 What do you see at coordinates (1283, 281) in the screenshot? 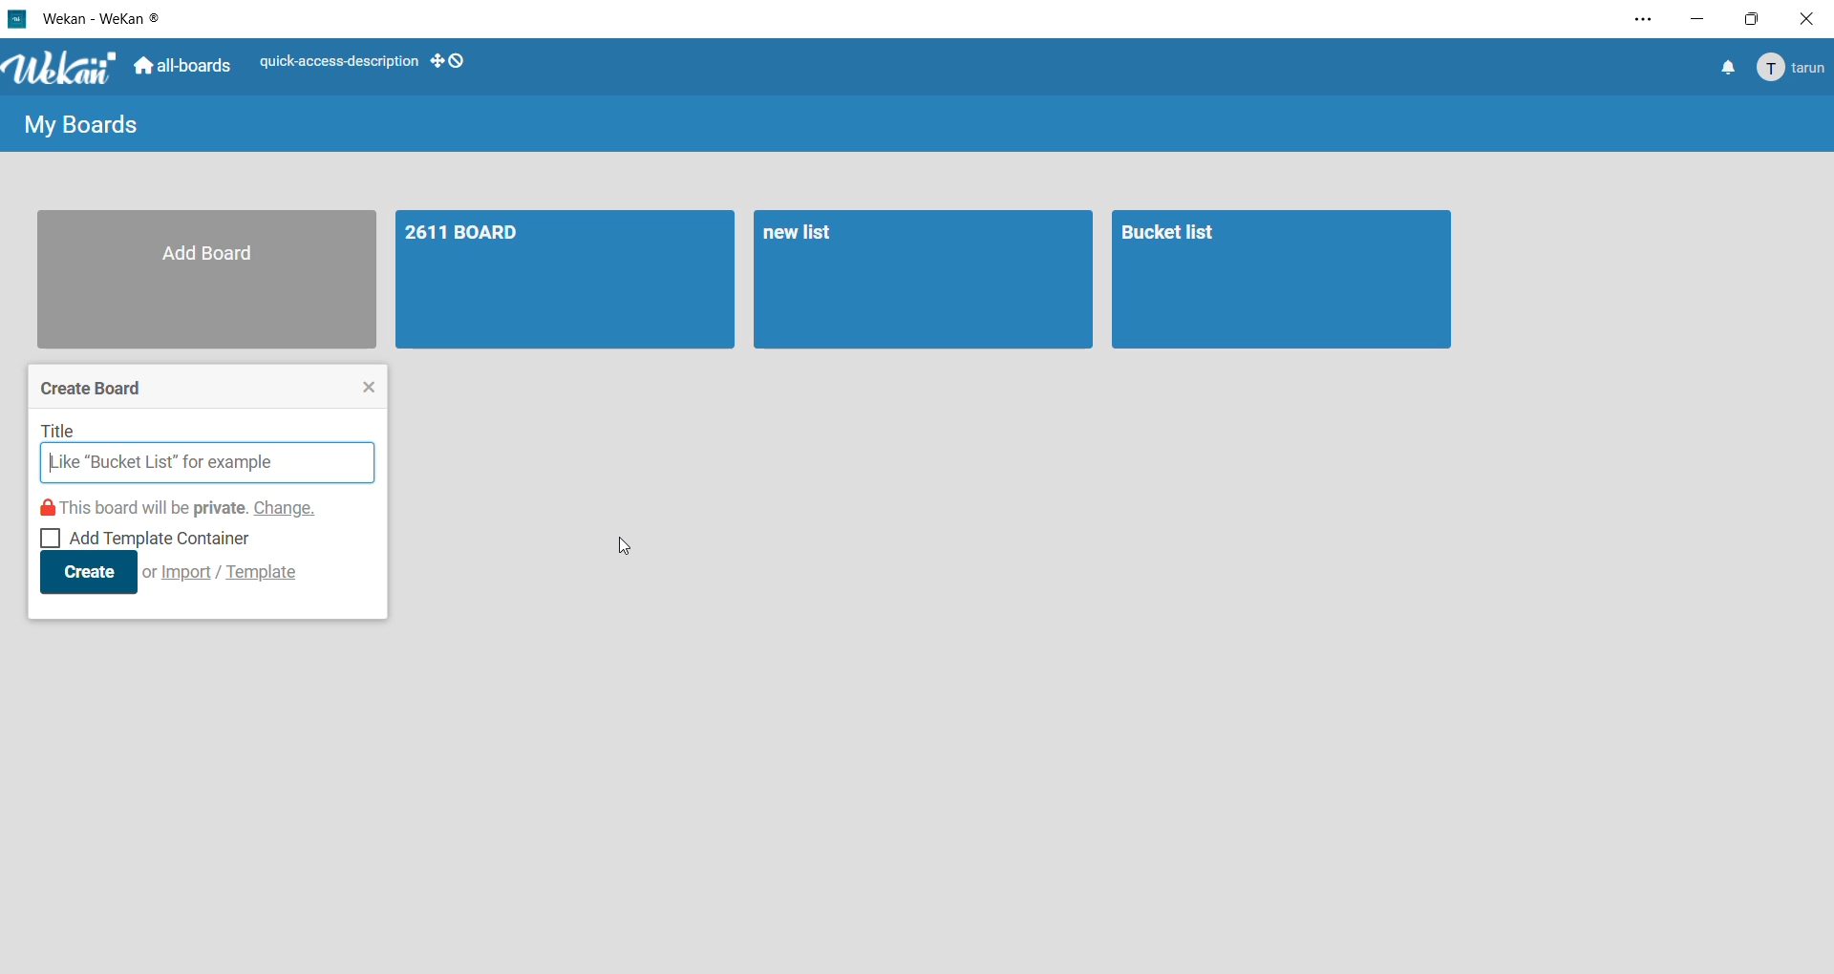
I see `board 3` at bounding box center [1283, 281].